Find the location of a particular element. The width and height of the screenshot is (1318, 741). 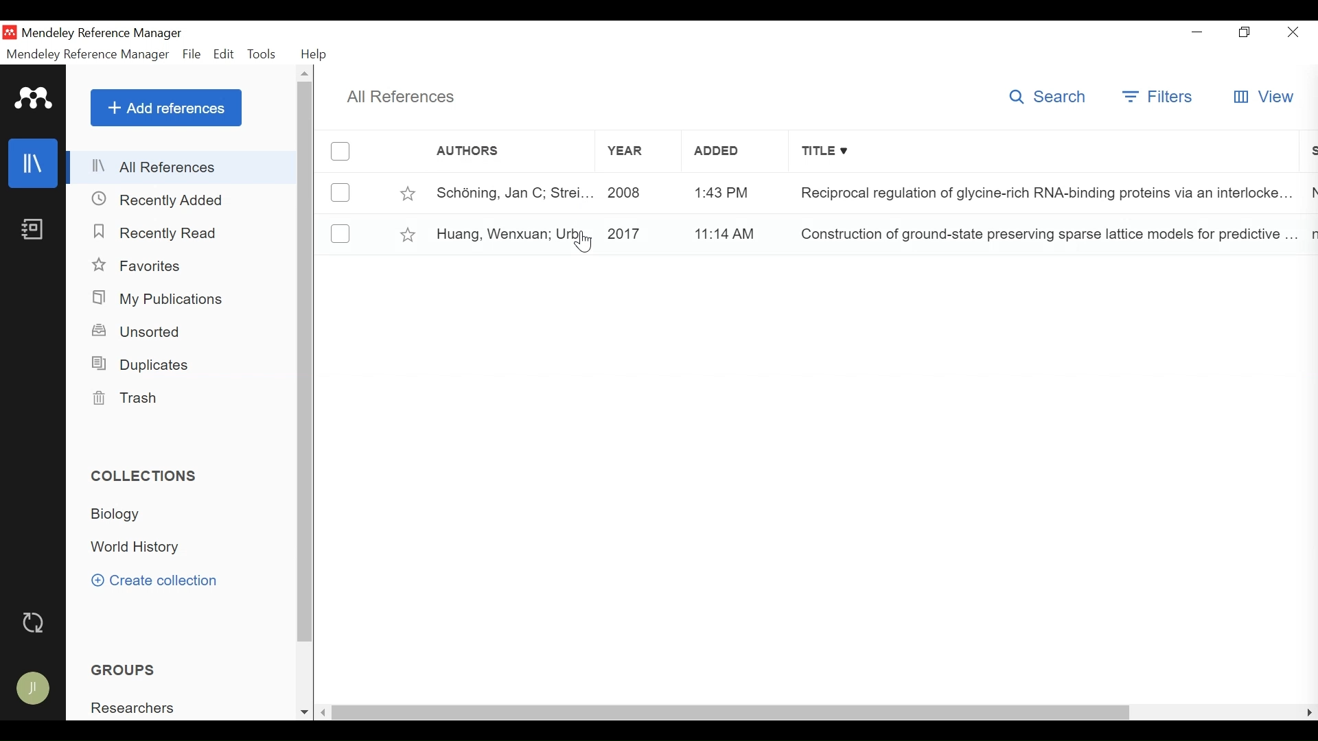

Unsorted is located at coordinates (138, 331).